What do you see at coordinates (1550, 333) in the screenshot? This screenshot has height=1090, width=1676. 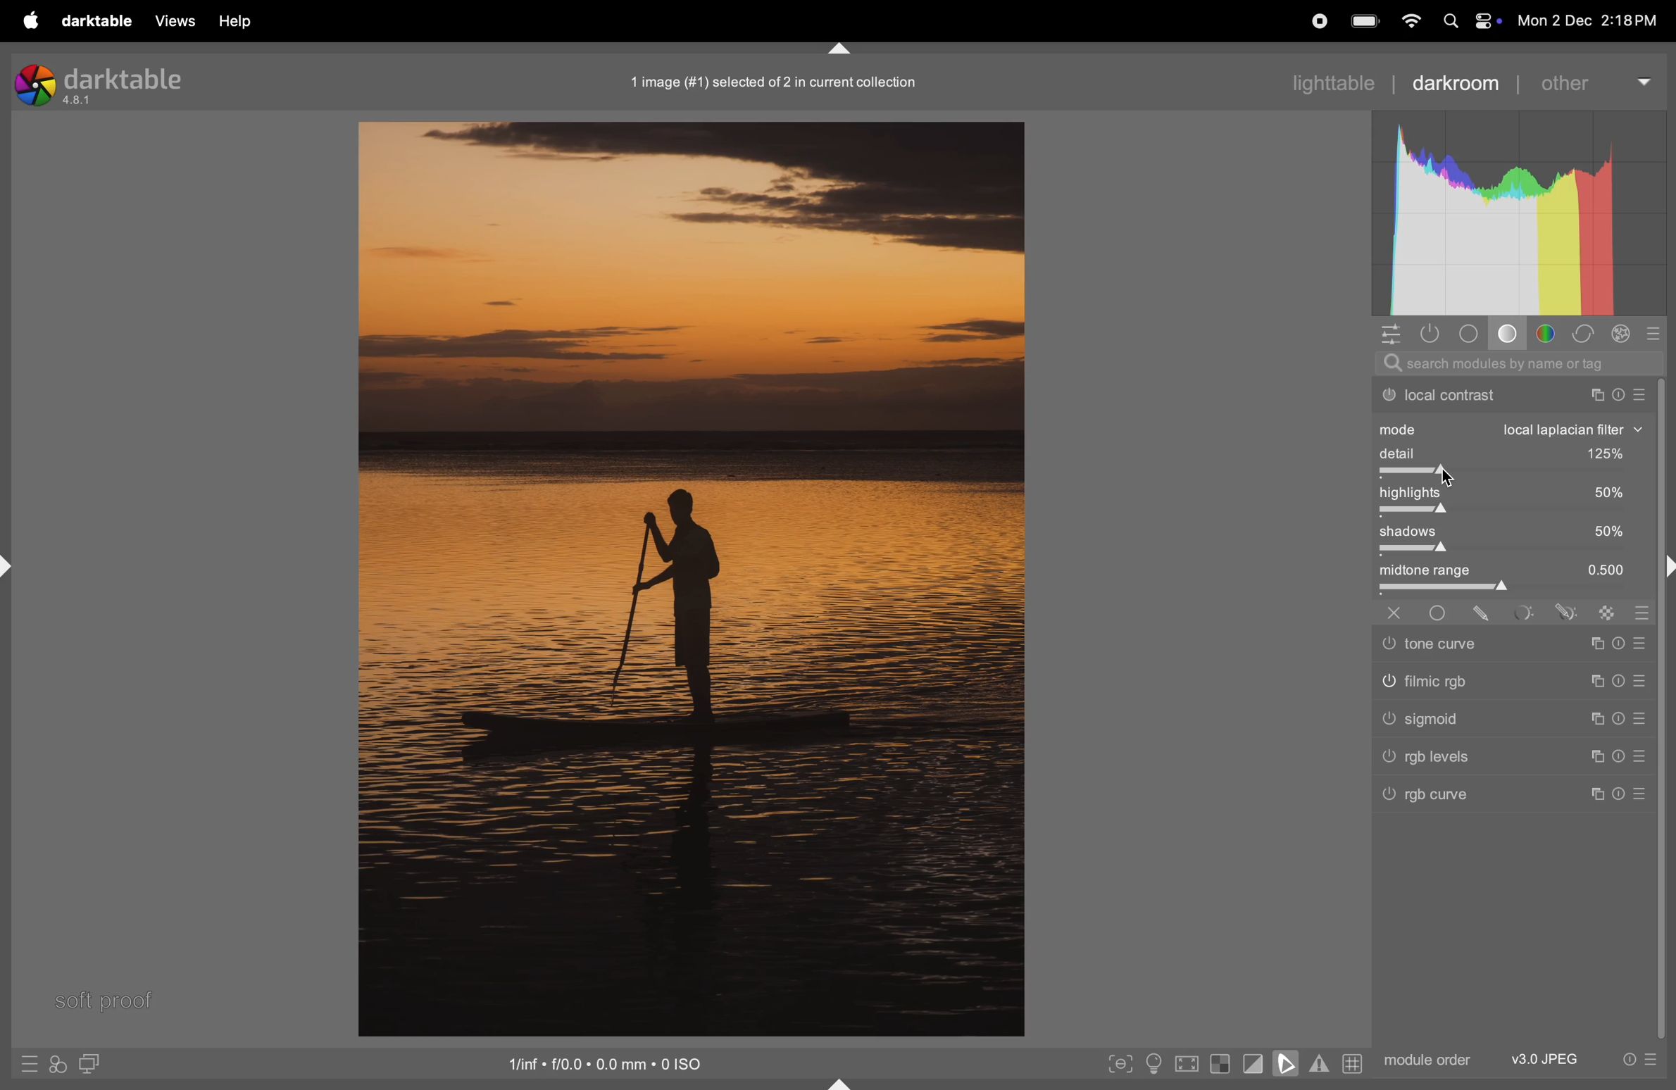 I see `color` at bounding box center [1550, 333].